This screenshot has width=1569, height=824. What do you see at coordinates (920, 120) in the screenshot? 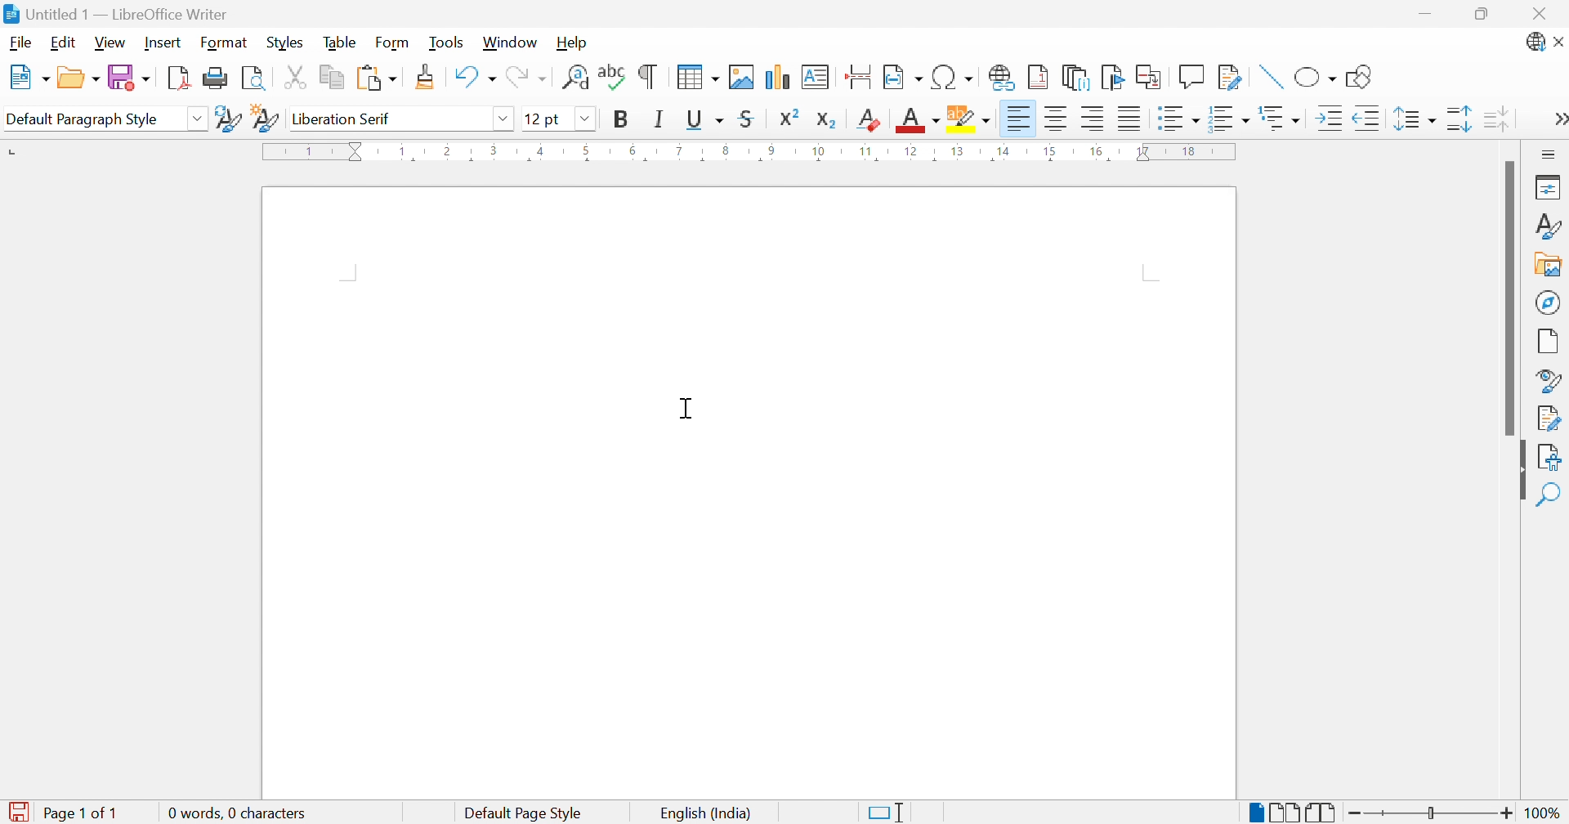
I see `Font color` at bounding box center [920, 120].